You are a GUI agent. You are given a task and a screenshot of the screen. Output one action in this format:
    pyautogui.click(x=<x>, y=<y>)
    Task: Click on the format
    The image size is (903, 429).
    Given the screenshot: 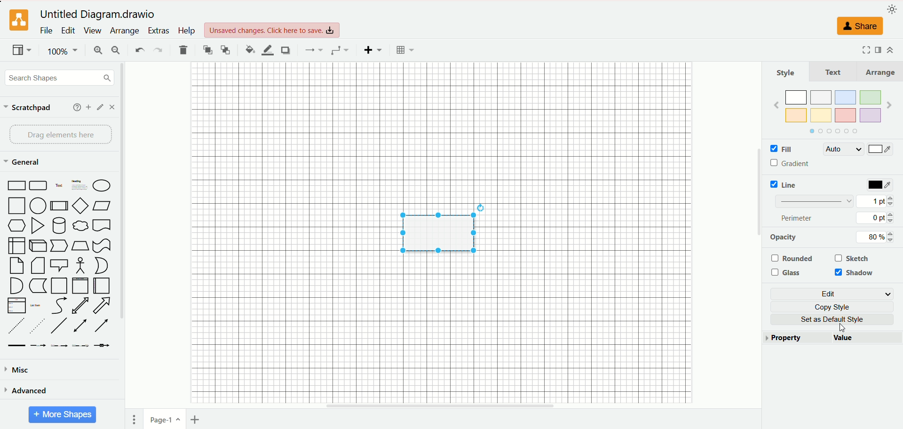 What is the action you would take?
    pyautogui.click(x=879, y=49)
    